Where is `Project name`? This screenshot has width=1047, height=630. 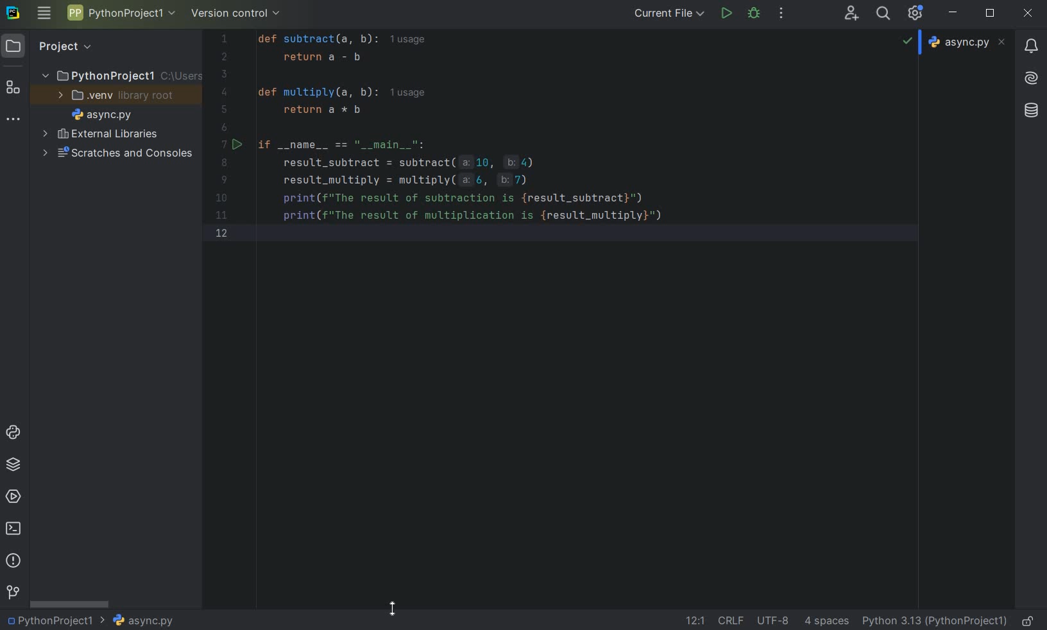 Project name is located at coordinates (56, 620).